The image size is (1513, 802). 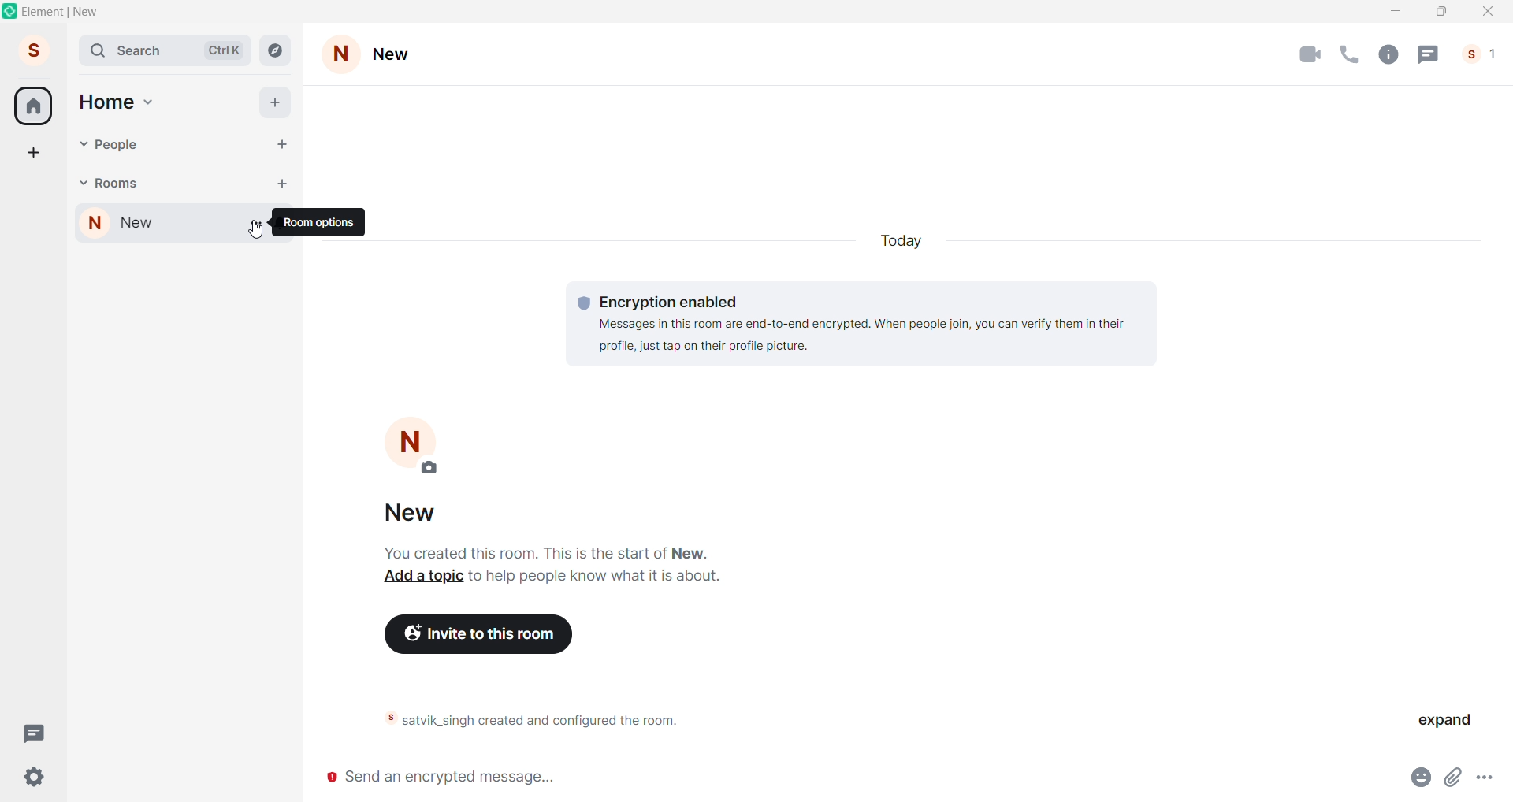 I want to click on to help people know what it is about., so click(x=596, y=579).